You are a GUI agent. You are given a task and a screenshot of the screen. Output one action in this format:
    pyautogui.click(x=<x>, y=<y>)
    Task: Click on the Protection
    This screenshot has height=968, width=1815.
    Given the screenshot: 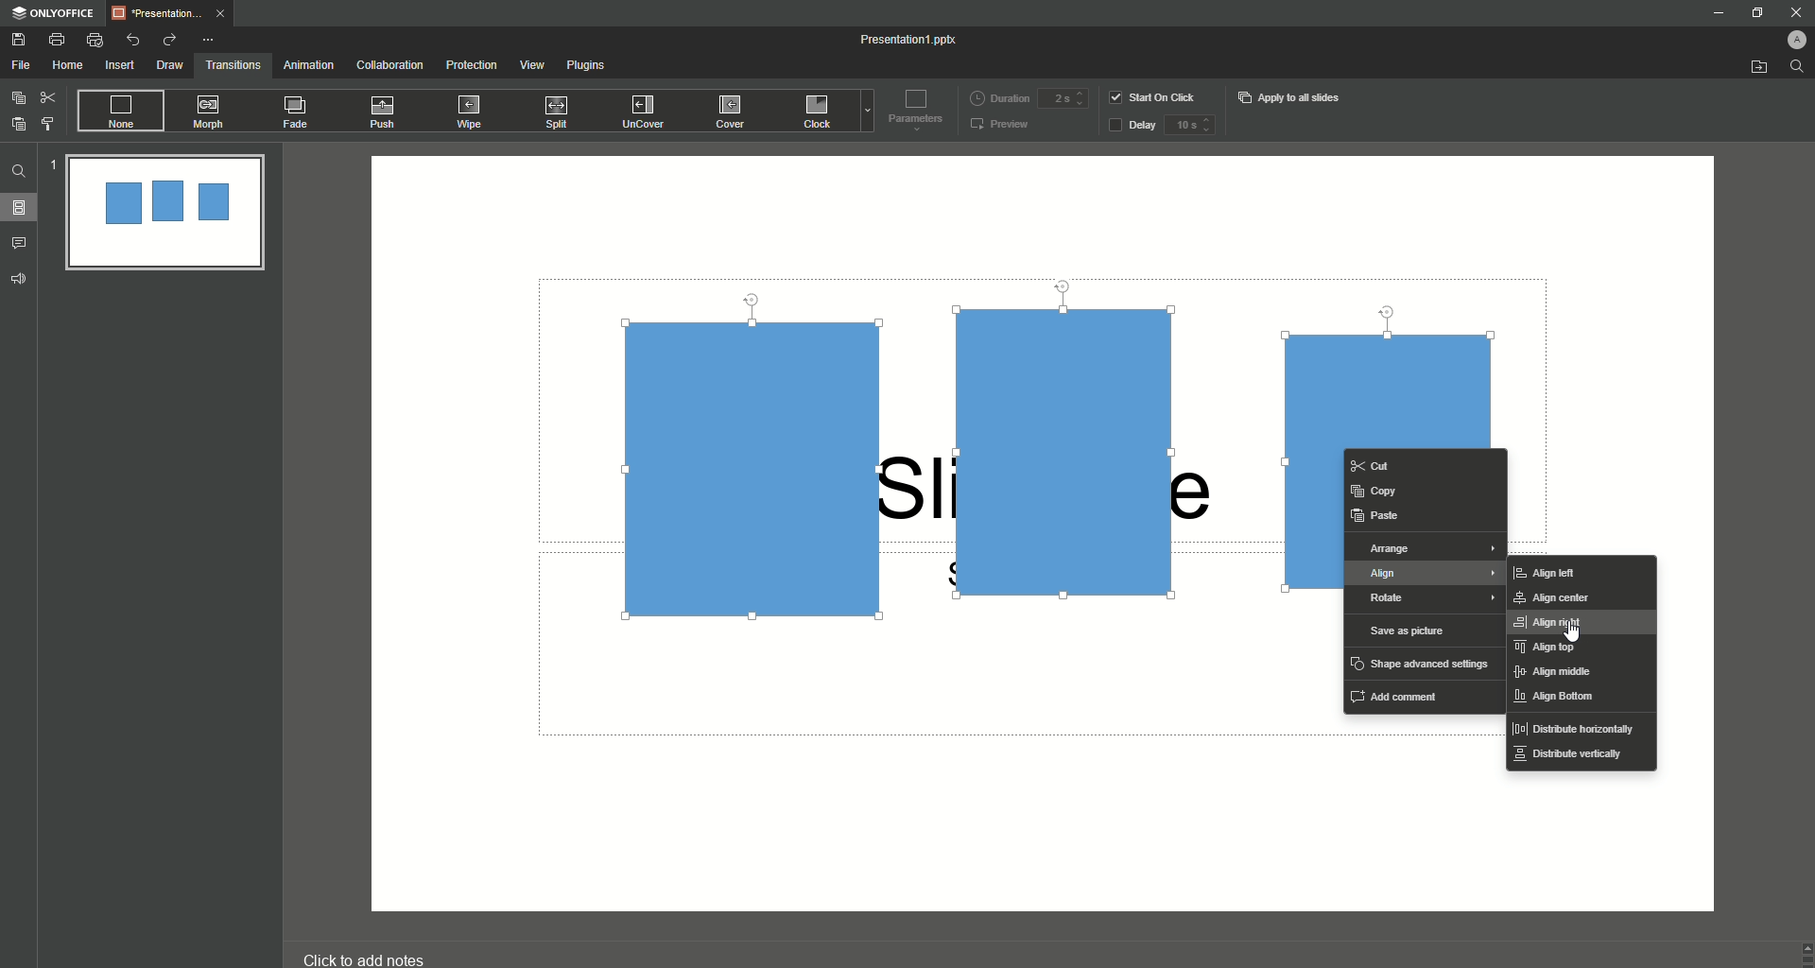 What is the action you would take?
    pyautogui.click(x=473, y=65)
    